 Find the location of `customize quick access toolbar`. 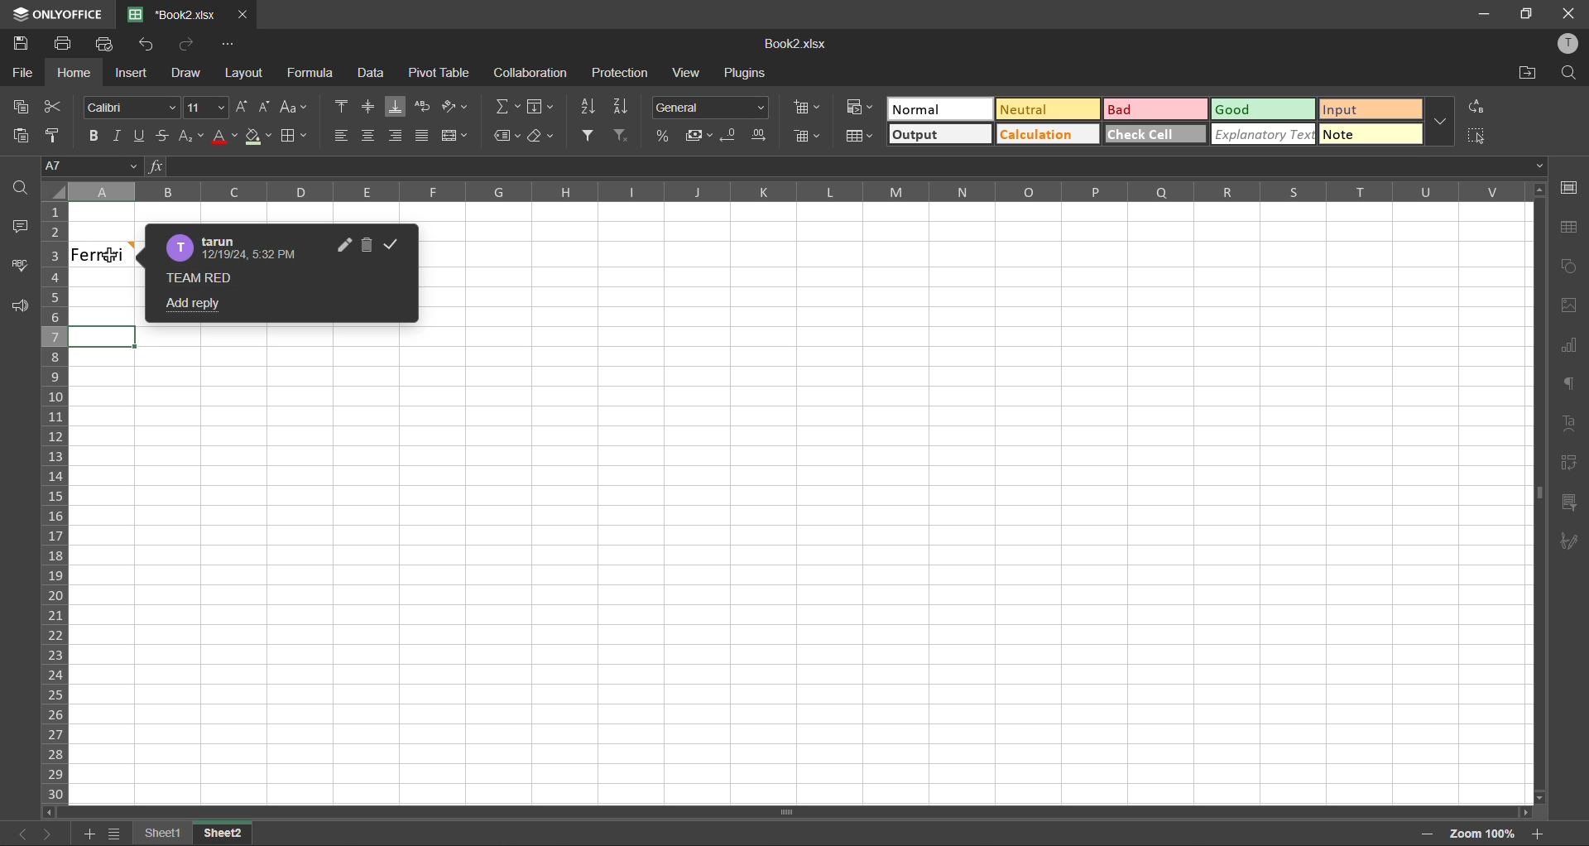

customize quick access toolbar is located at coordinates (229, 46).